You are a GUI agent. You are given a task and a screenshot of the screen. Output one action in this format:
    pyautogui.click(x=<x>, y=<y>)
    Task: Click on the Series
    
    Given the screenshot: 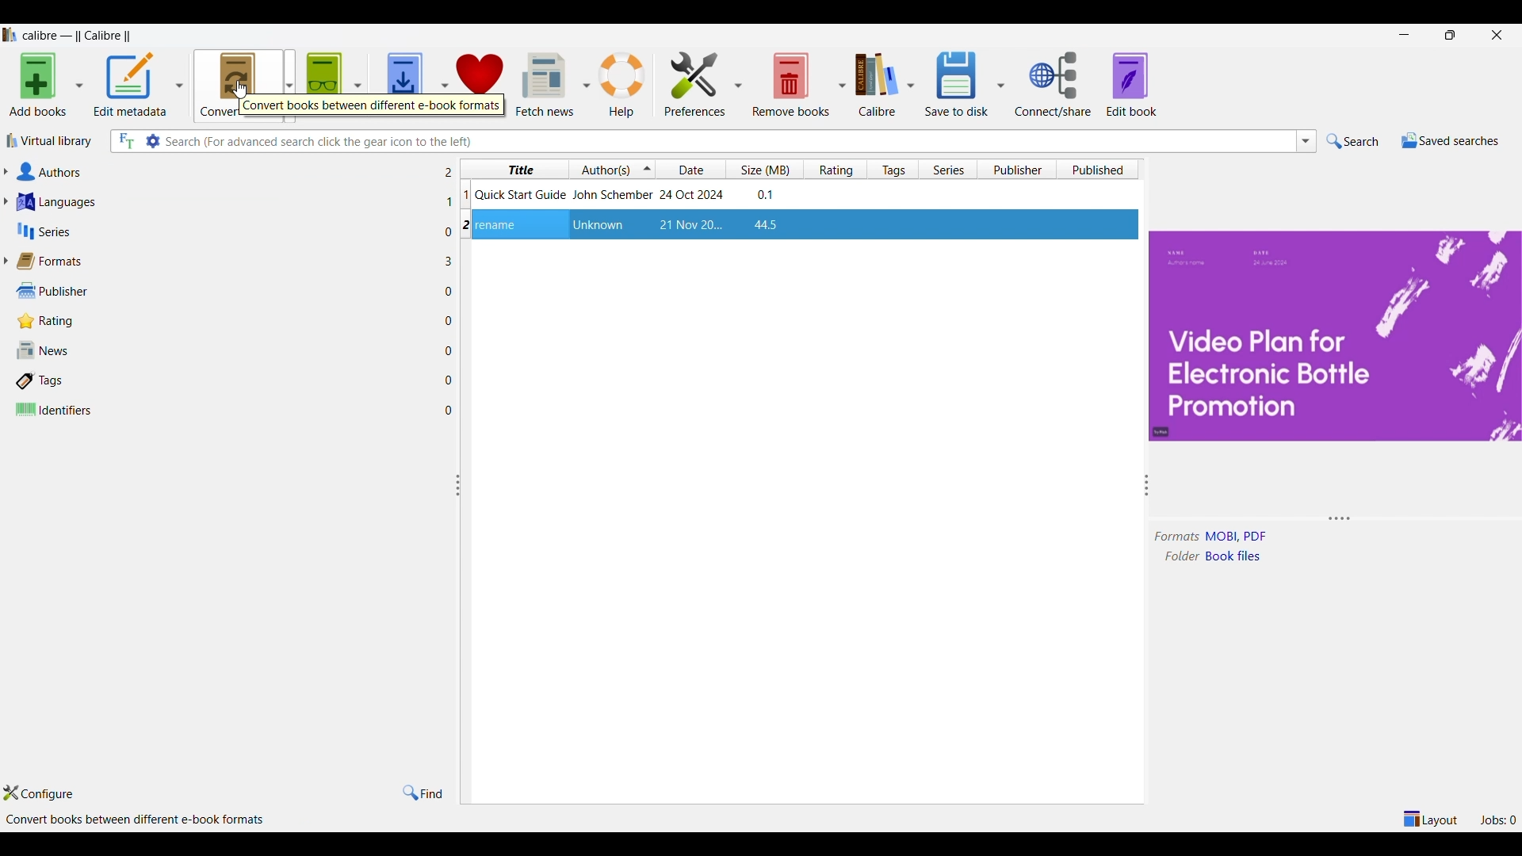 What is the action you would take?
    pyautogui.click(x=224, y=231)
    